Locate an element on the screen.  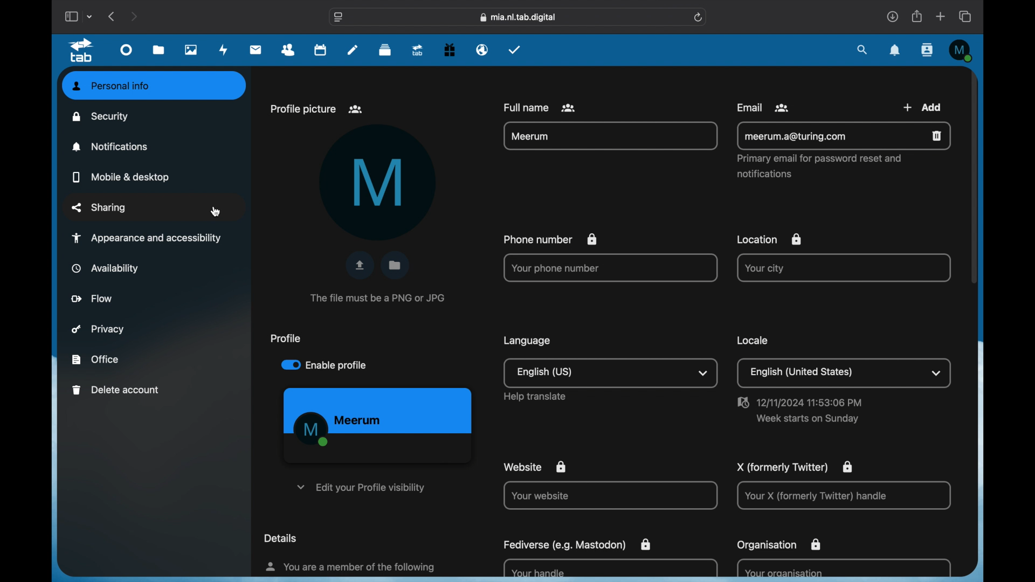
availability is located at coordinates (106, 268).